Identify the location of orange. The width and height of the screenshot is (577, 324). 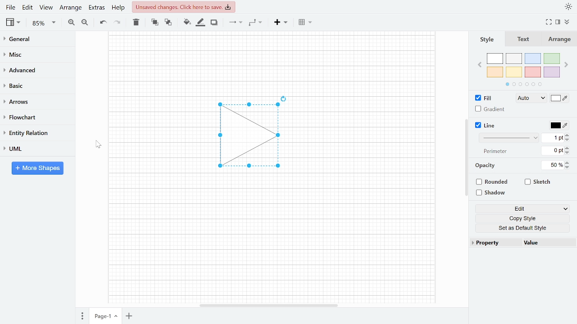
(495, 72).